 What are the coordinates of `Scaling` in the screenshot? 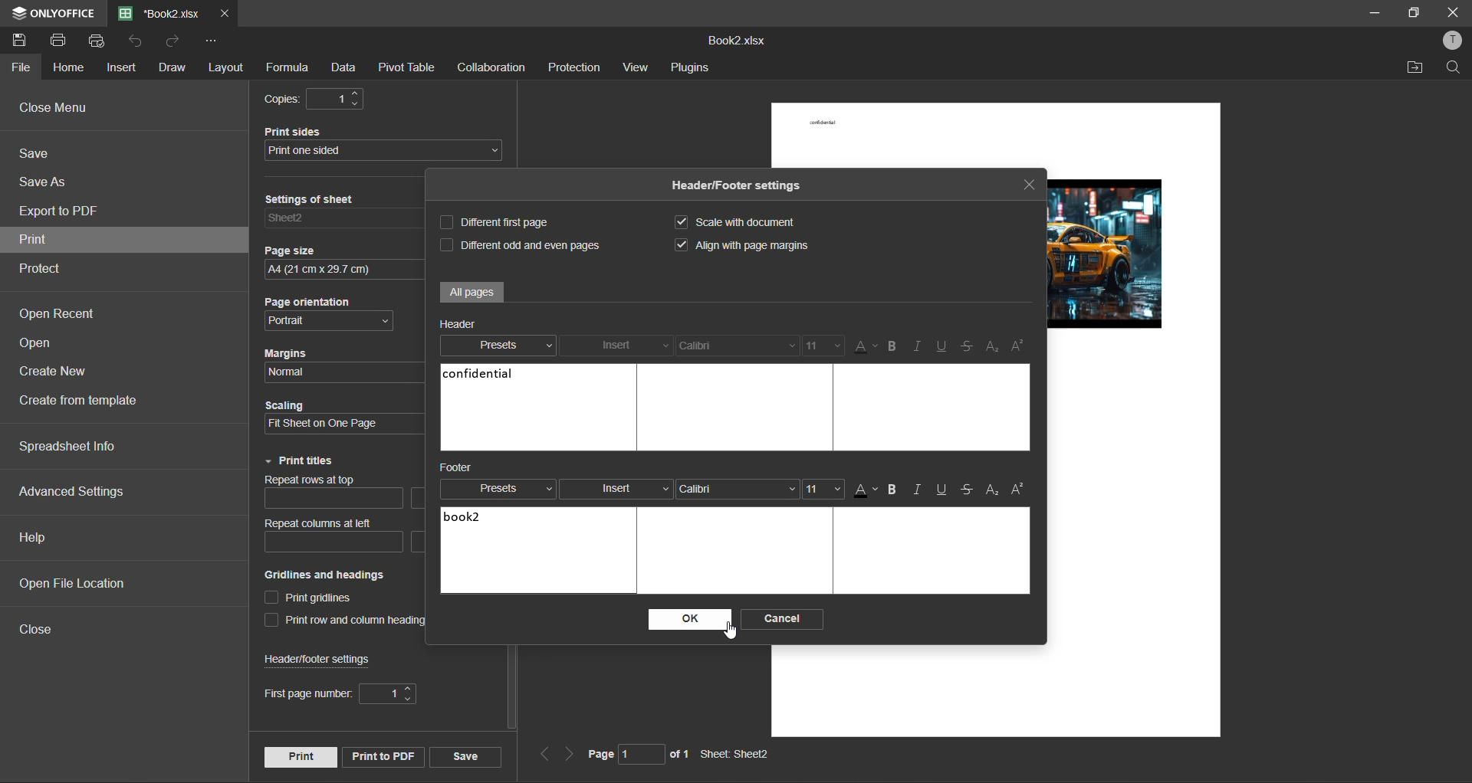 It's located at (287, 405).